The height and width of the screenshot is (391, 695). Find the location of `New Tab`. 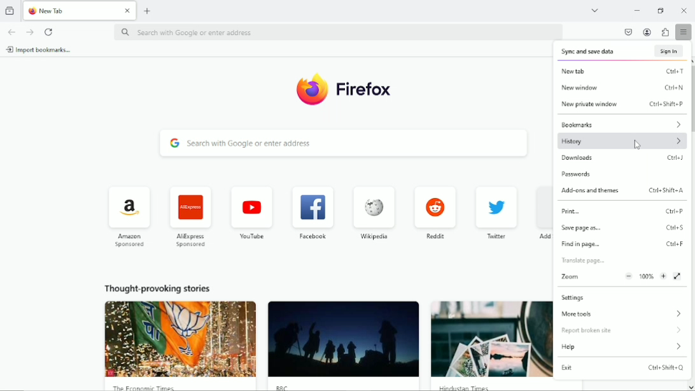

New Tab is located at coordinates (69, 10).